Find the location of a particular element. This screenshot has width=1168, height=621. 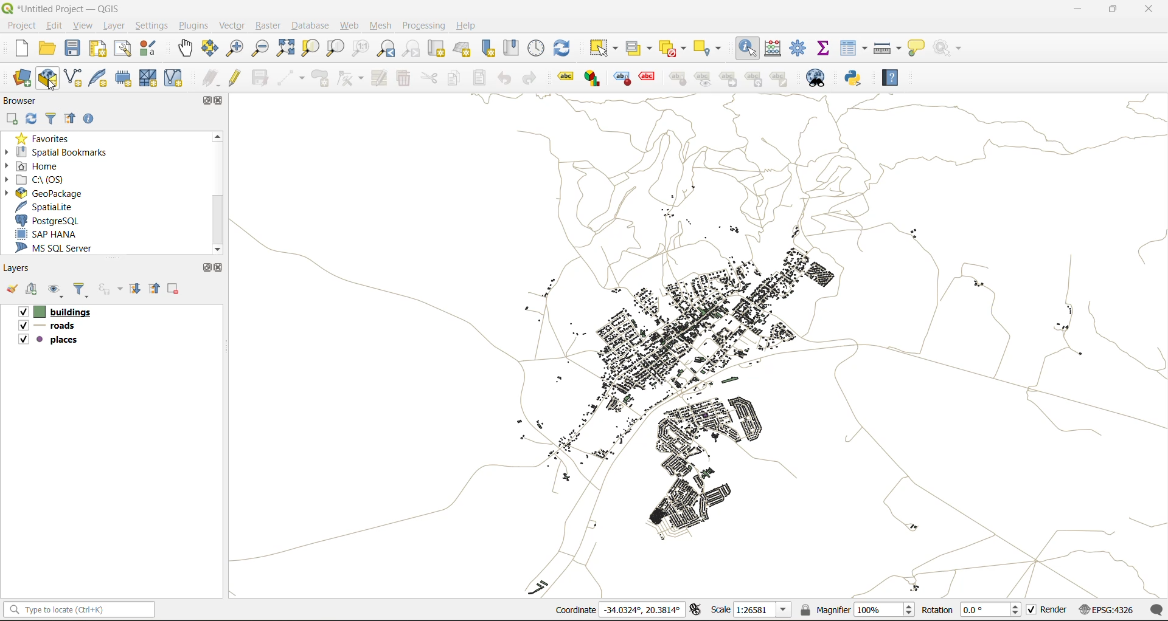

zoom in is located at coordinates (234, 47).